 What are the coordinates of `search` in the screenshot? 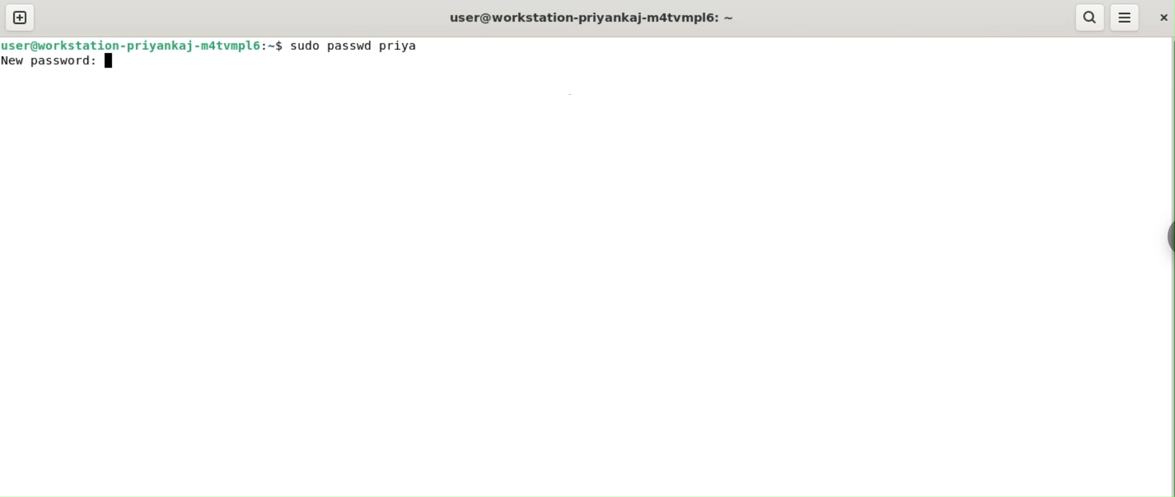 It's located at (1089, 18).